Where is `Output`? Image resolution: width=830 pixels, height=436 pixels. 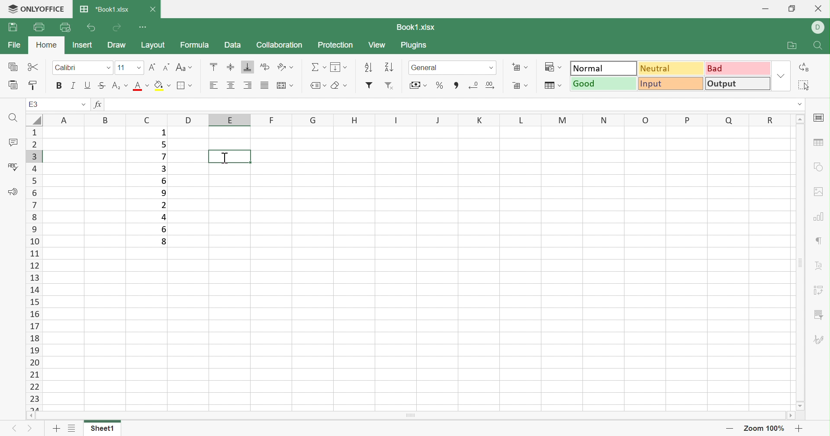 Output is located at coordinates (738, 83).